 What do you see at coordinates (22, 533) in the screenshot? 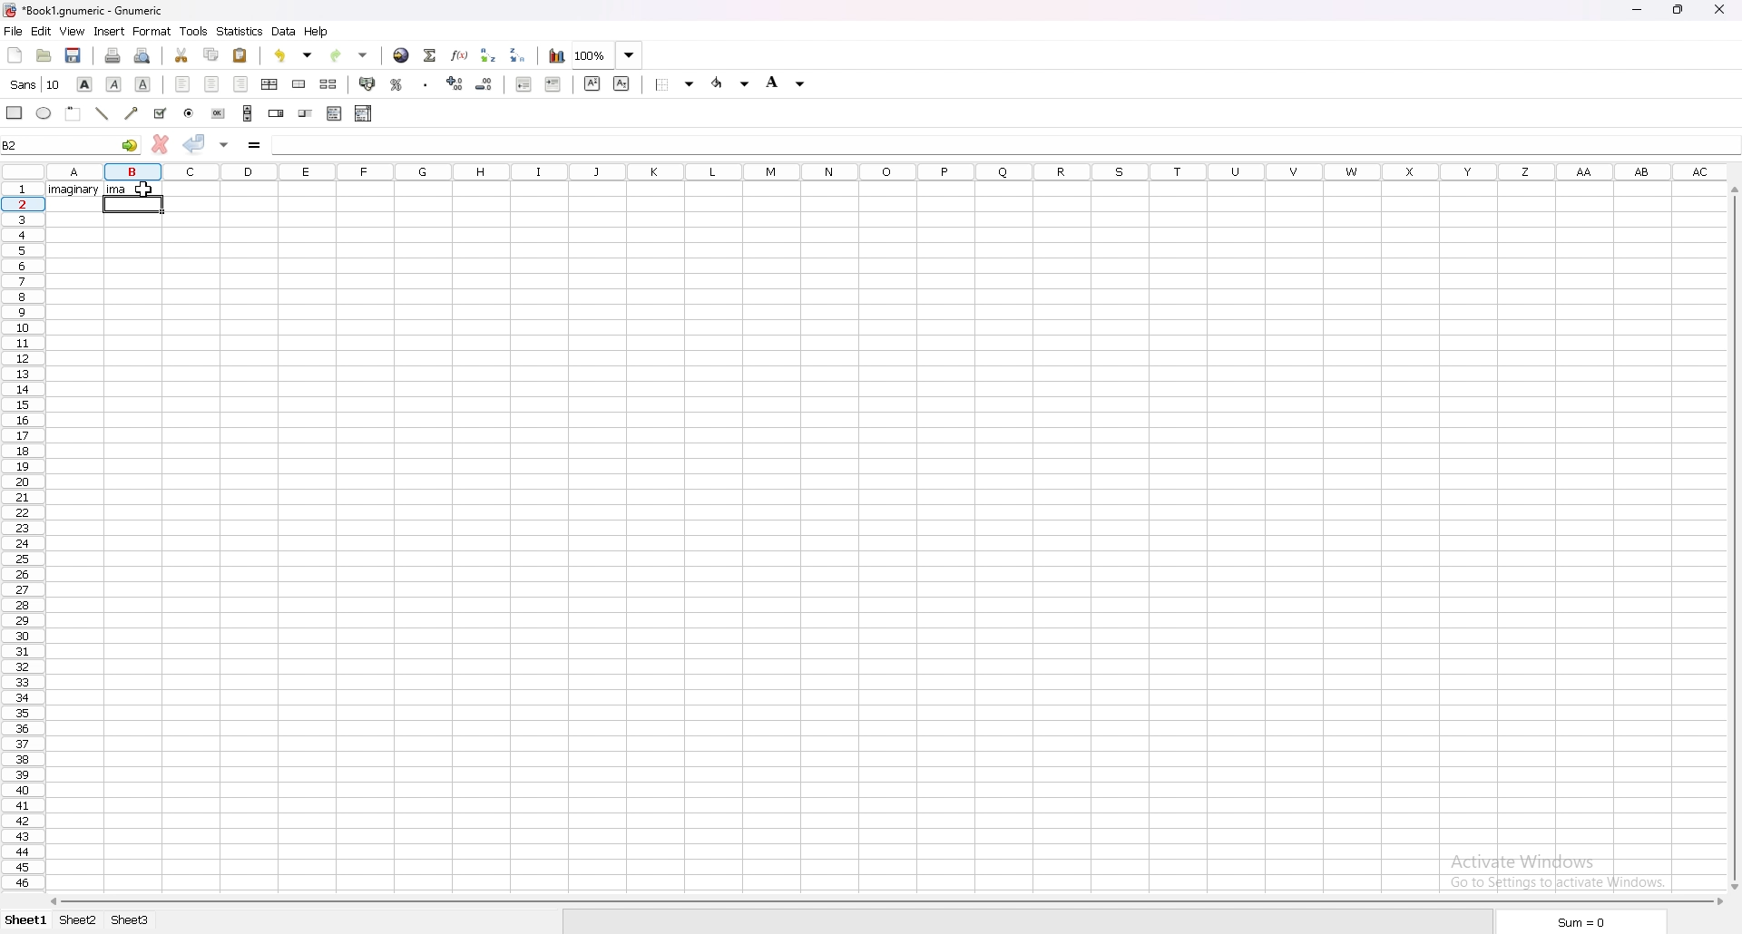
I see `rows` at bounding box center [22, 533].